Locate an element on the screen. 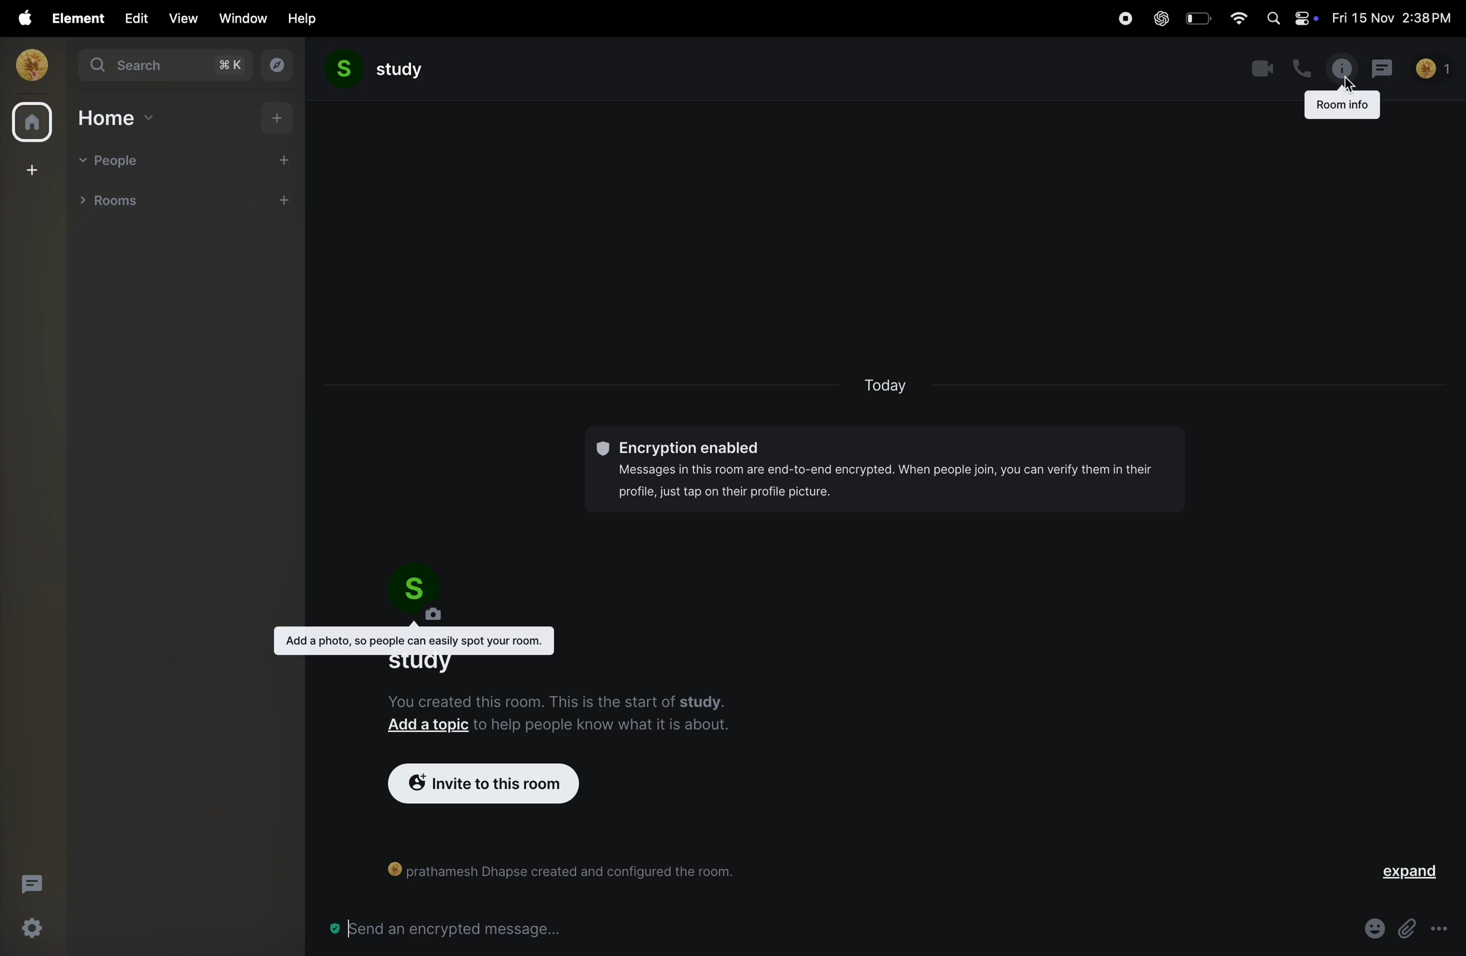 This screenshot has width=1466, height=956. messages is located at coordinates (1381, 68).